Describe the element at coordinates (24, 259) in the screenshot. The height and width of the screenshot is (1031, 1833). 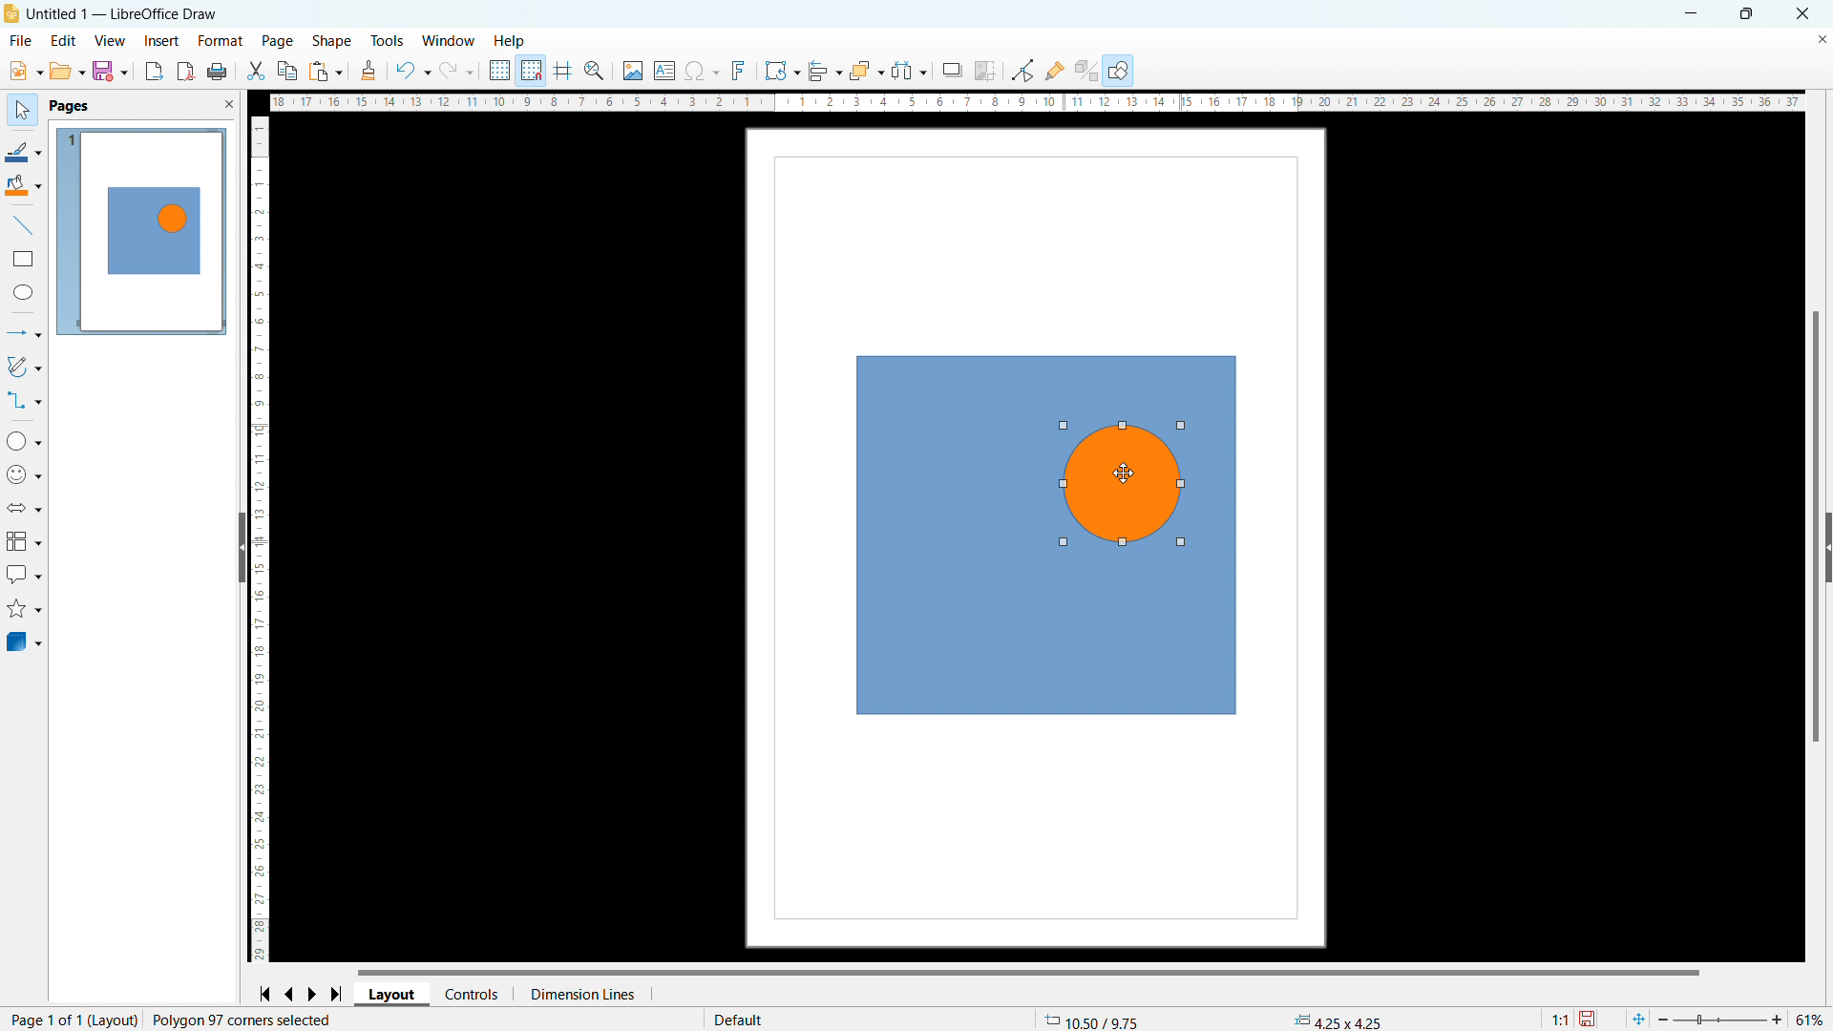
I see `rectangle tool` at that location.